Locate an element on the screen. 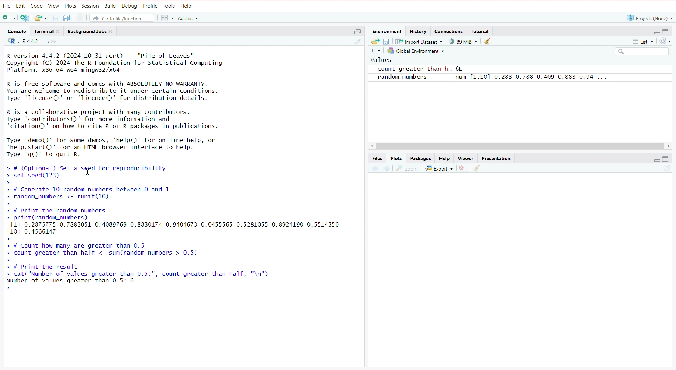  Open new project is located at coordinates (24, 18).